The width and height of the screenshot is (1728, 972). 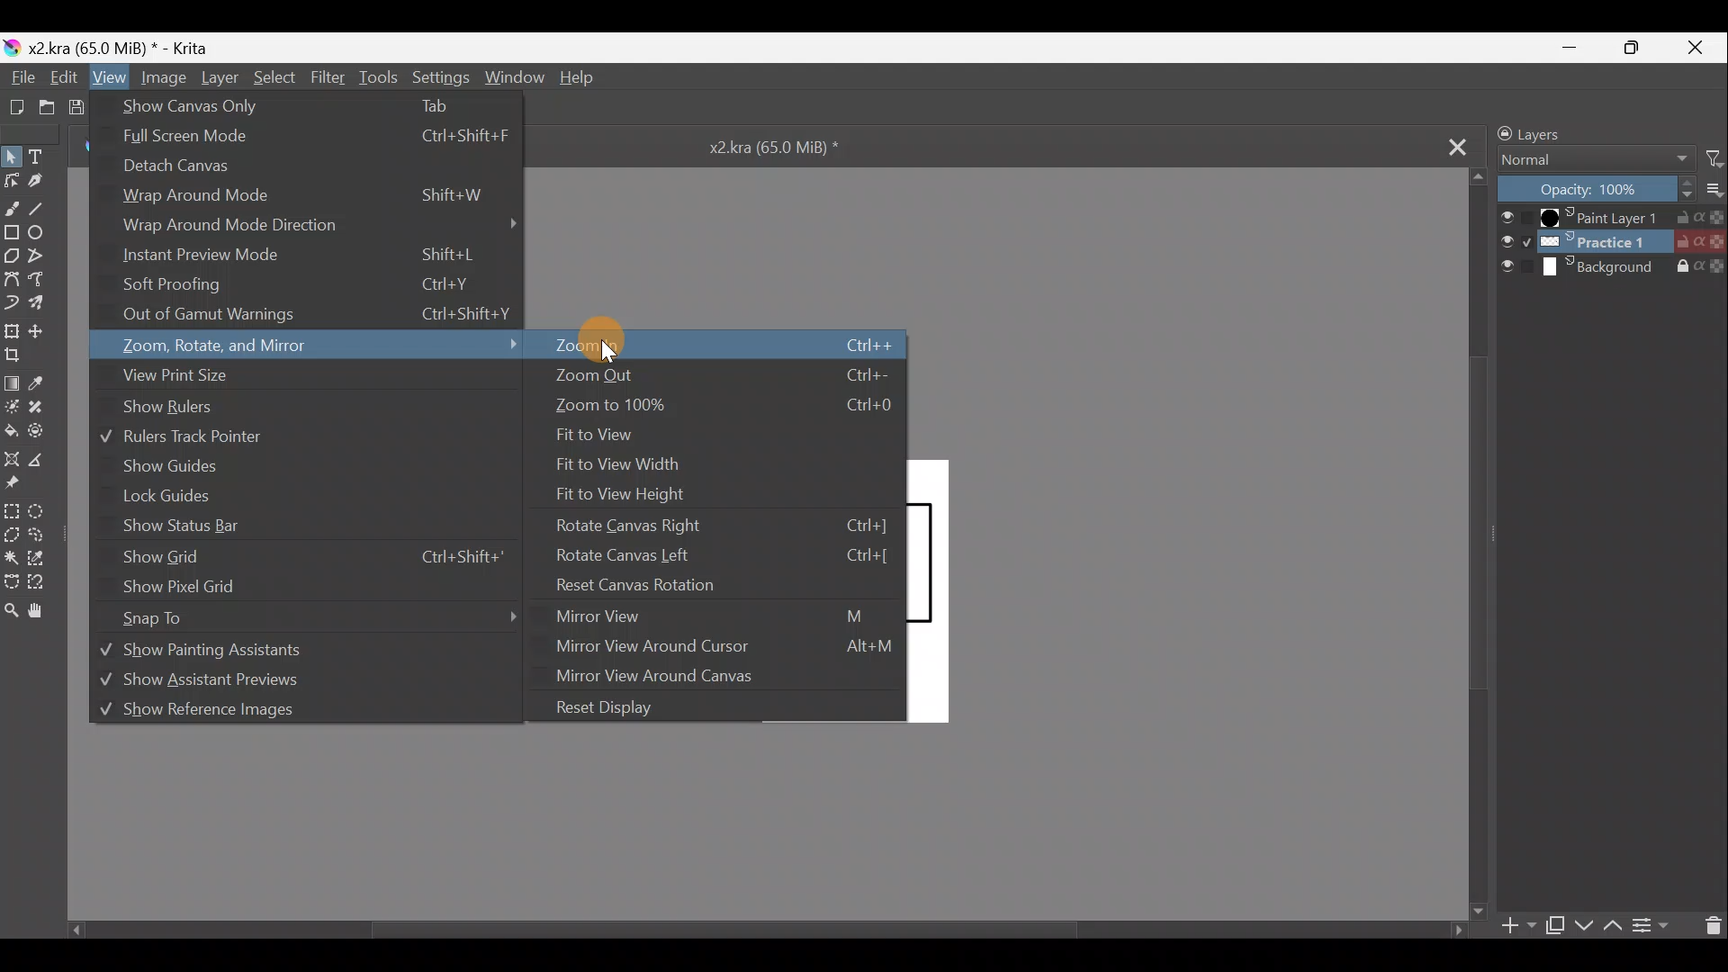 What do you see at coordinates (1564, 131) in the screenshot?
I see `Layers` at bounding box center [1564, 131].